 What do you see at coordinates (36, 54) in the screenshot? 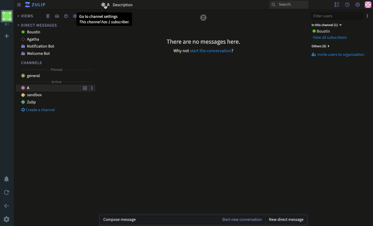
I see `Welcome bot` at bounding box center [36, 54].